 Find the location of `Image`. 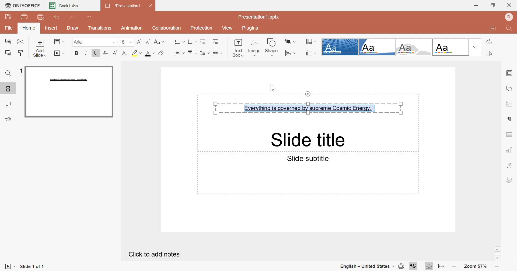

Image is located at coordinates (254, 47).